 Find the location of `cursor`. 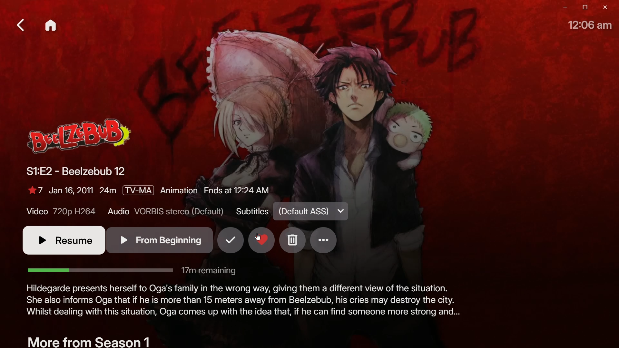

cursor is located at coordinates (258, 235).